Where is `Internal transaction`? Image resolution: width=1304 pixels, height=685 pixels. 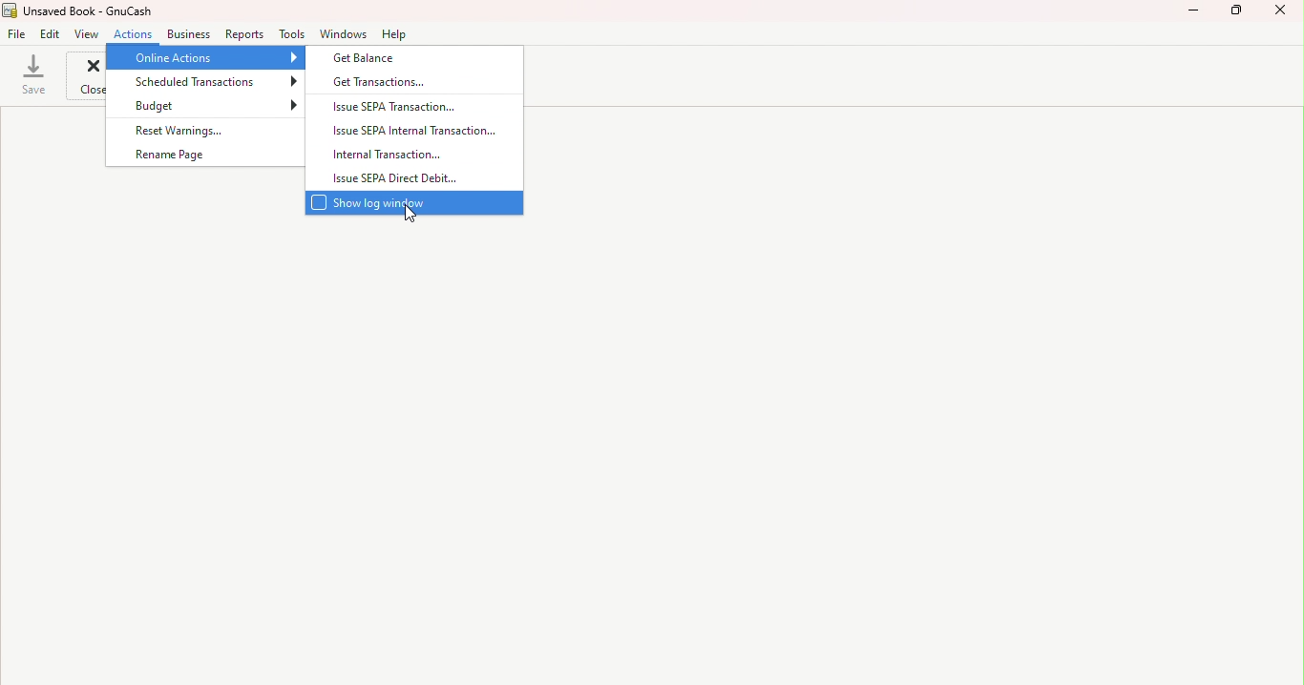 Internal transaction is located at coordinates (413, 155).